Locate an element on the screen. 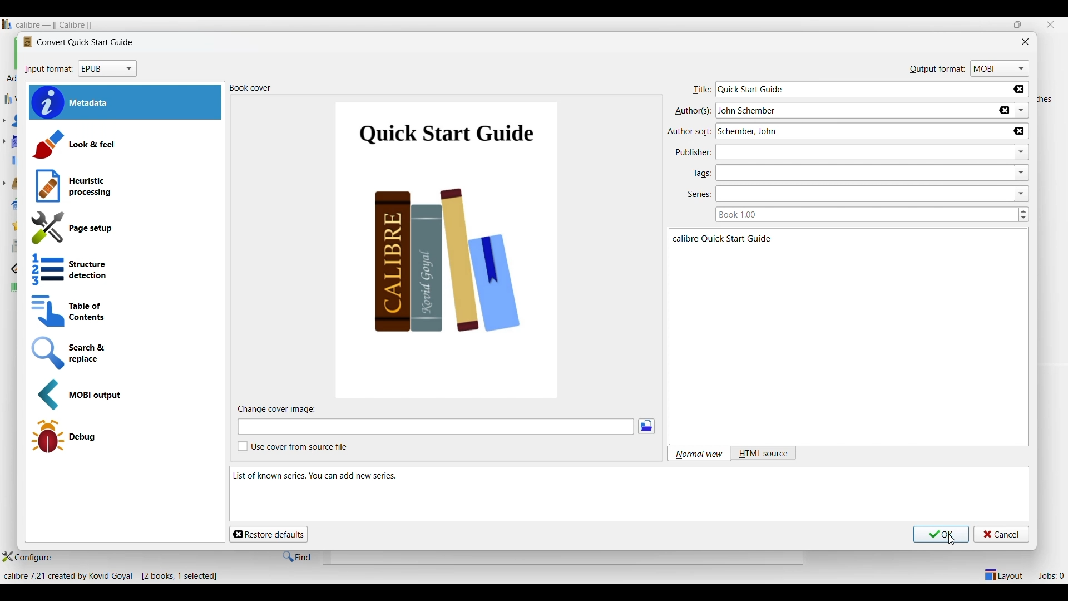 Image resolution: width=1068 pixels, height=601 pixels. Close window is located at coordinates (1025, 41).